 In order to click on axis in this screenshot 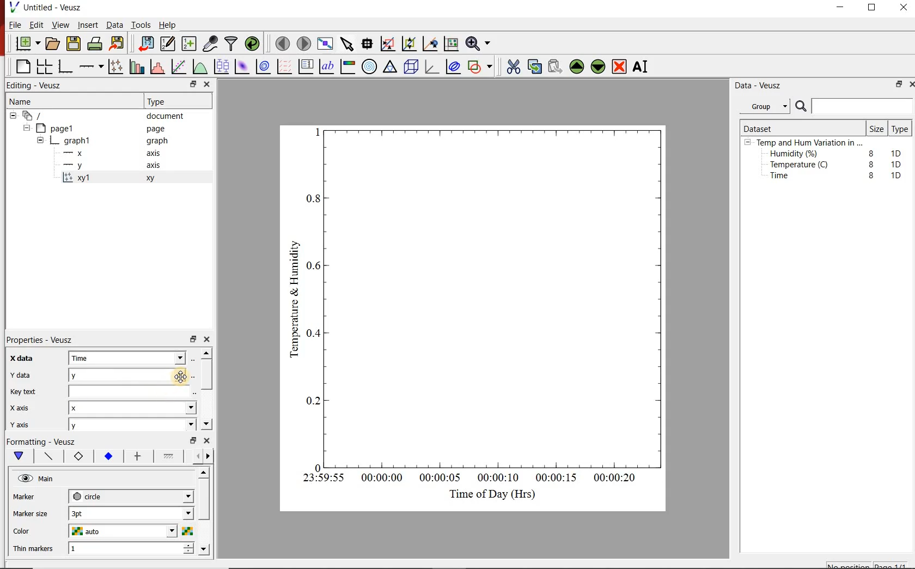, I will do `click(156, 167)`.